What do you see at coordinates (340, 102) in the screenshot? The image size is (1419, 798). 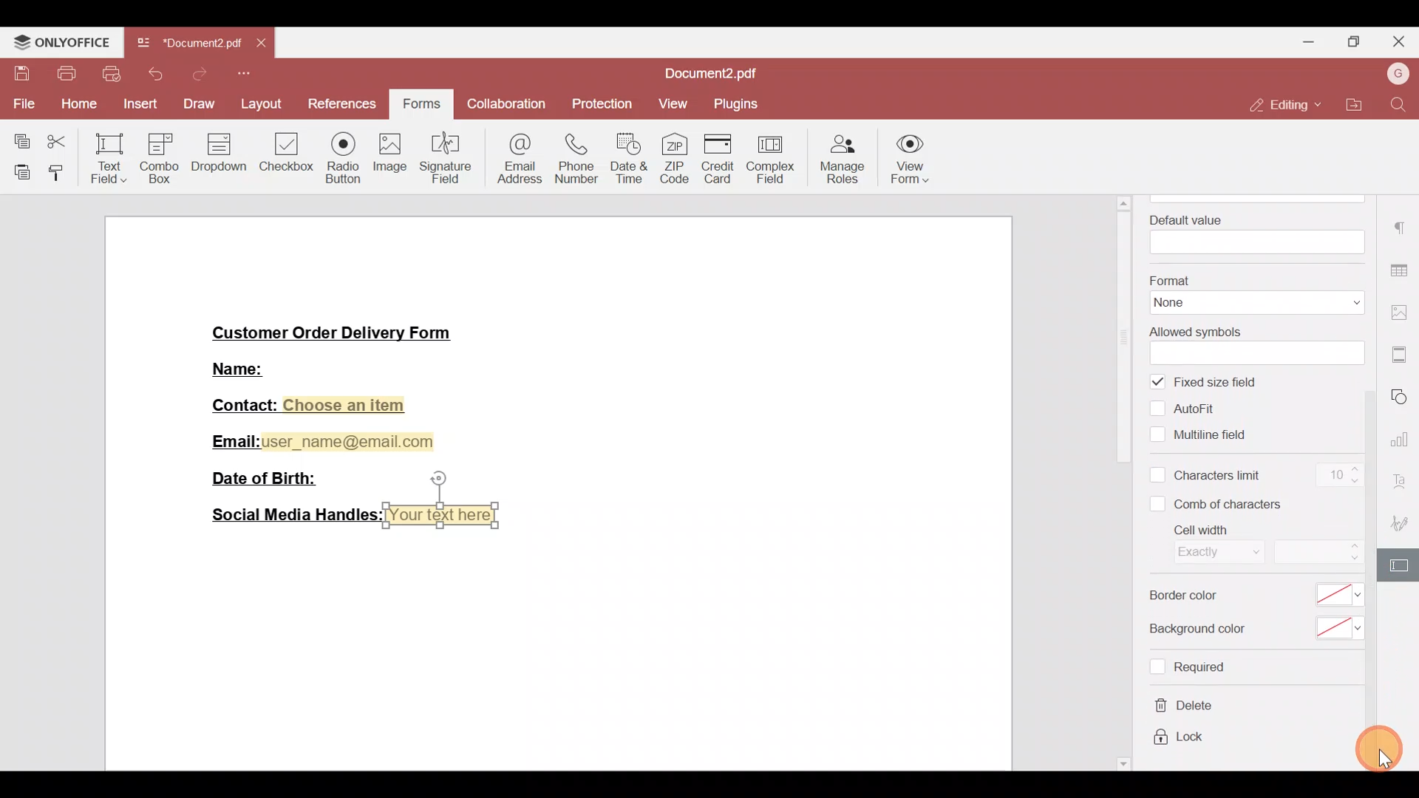 I see `References` at bounding box center [340, 102].